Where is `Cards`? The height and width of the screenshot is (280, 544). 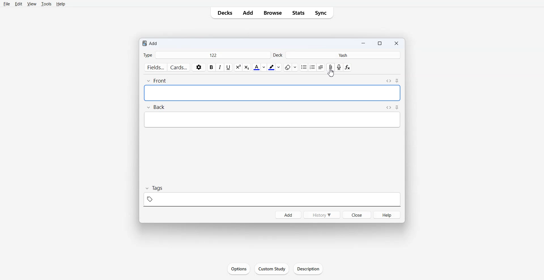 Cards is located at coordinates (179, 67).